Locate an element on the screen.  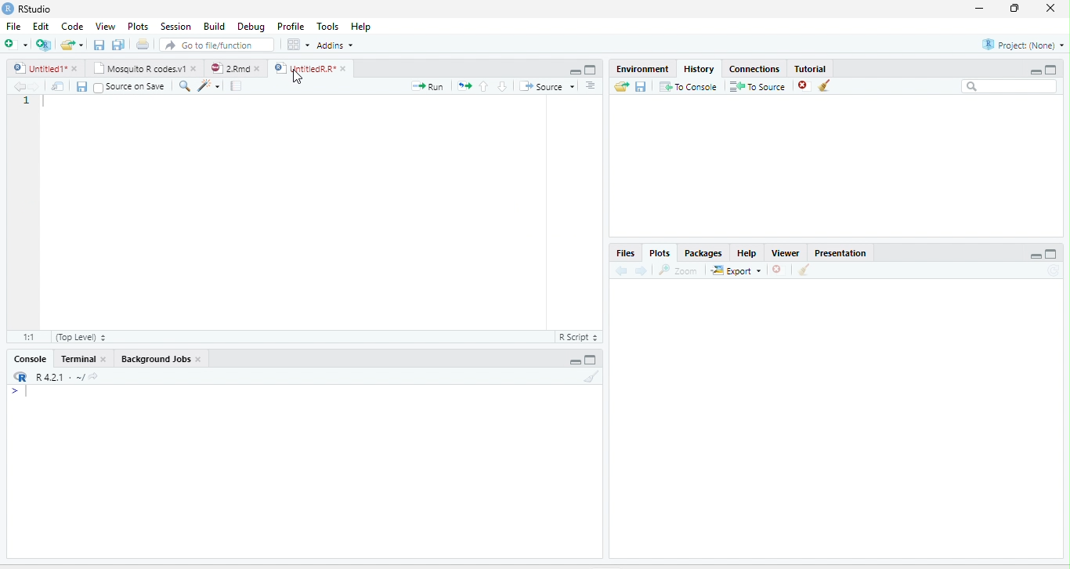
Line number is located at coordinates (27, 101).